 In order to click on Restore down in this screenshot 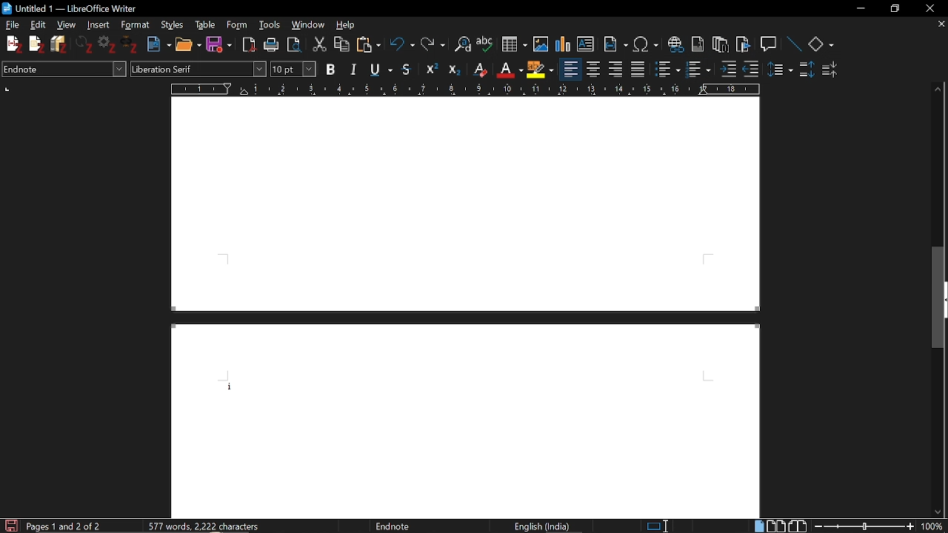, I will do `click(892, 9)`.